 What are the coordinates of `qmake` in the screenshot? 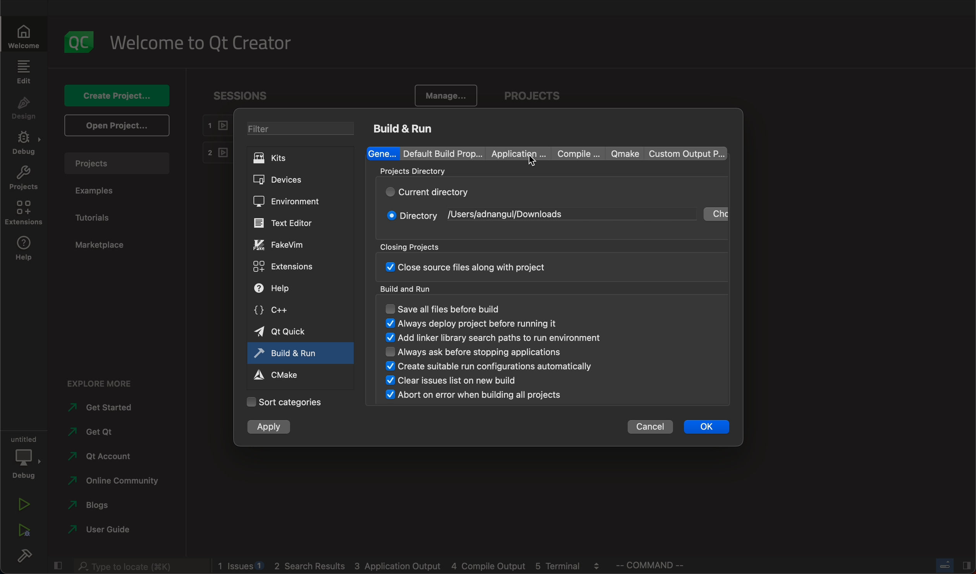 It's located at (622, 153).